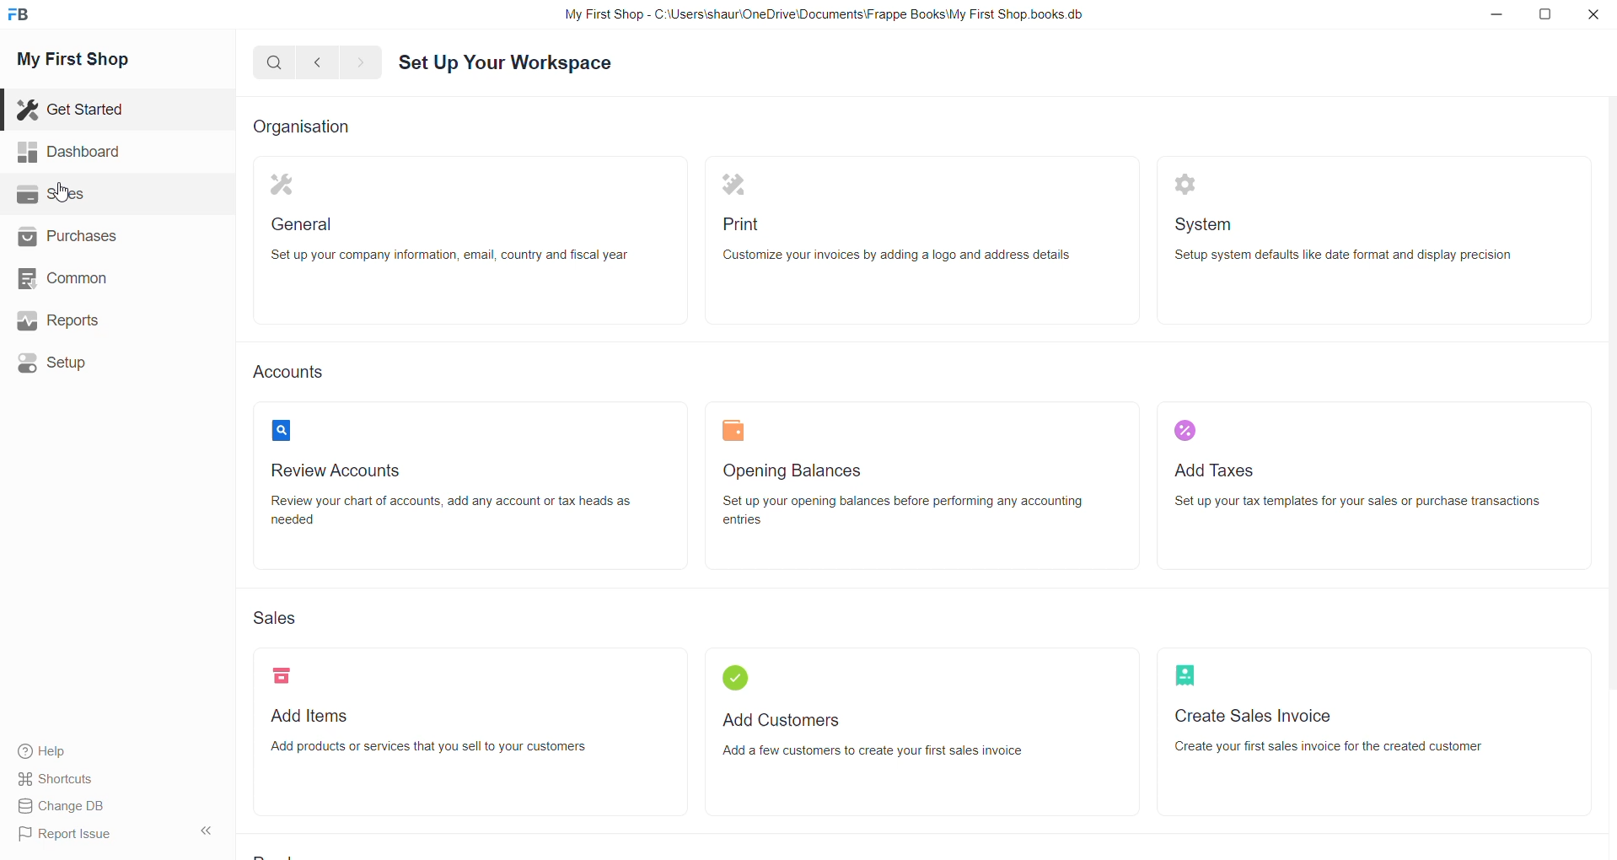 The image size is (1617, 860). I want to click on Add taxes, so click(1371, 486).